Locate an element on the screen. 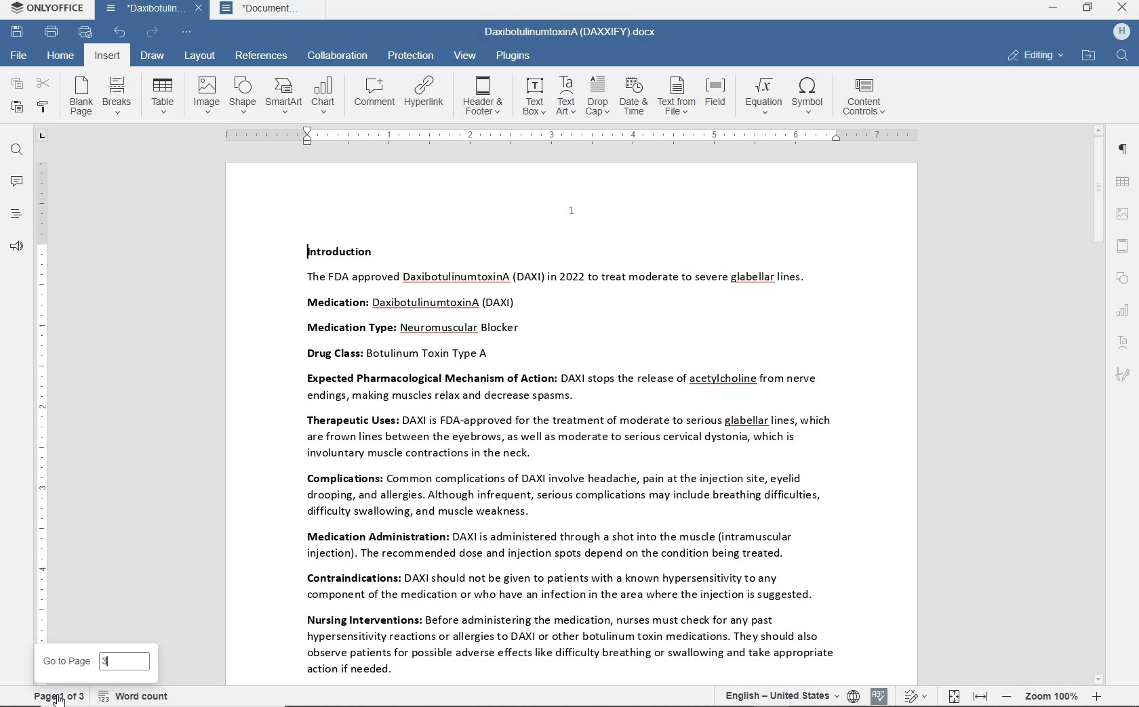 The height and width of the screenshot is (707, 1139). shape is located at coordinates (1123, 279).